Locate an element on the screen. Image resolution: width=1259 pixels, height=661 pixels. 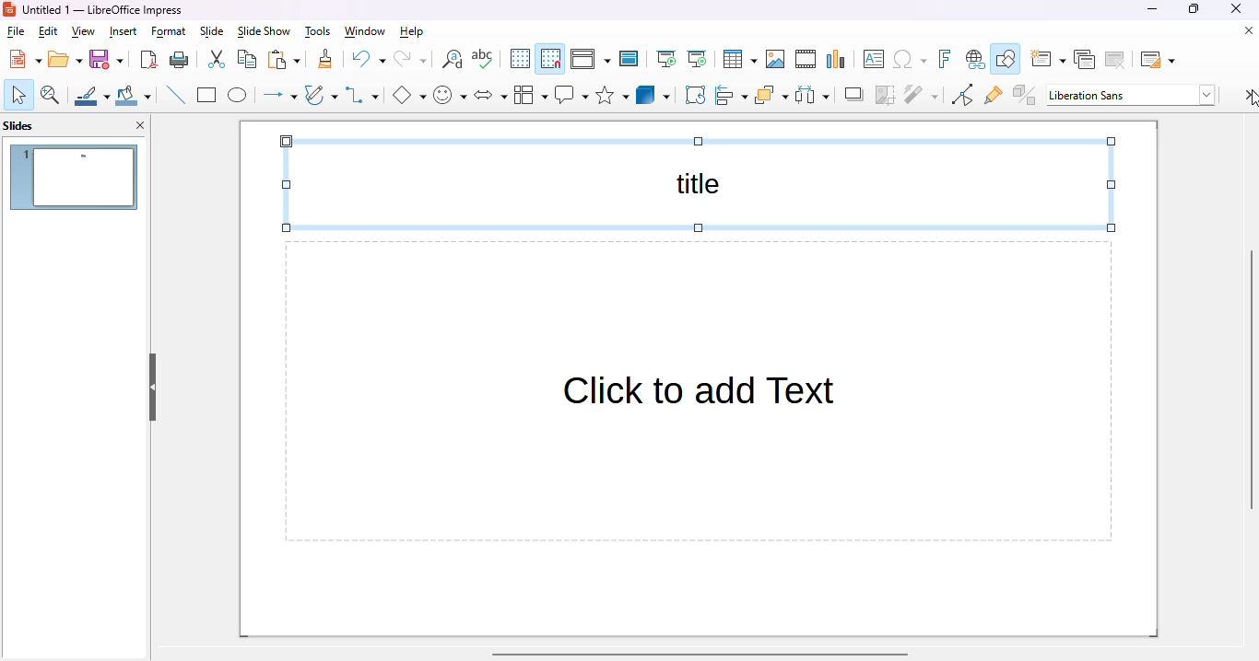
rotate is located at coordinates (696, 95).